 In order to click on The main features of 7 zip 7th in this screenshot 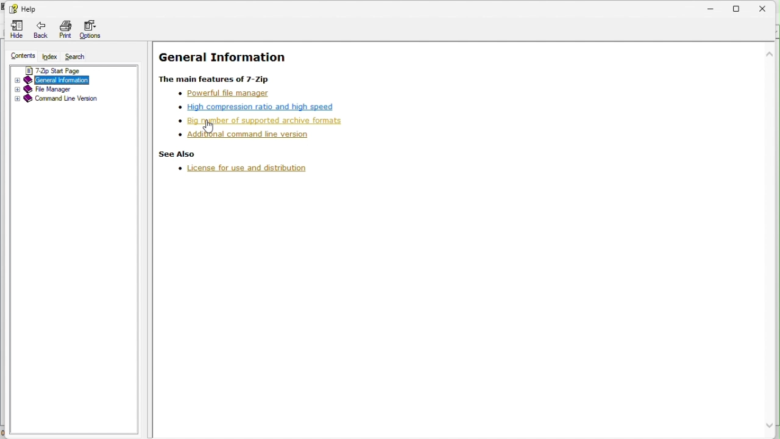, I will do `click(217, 80)`.